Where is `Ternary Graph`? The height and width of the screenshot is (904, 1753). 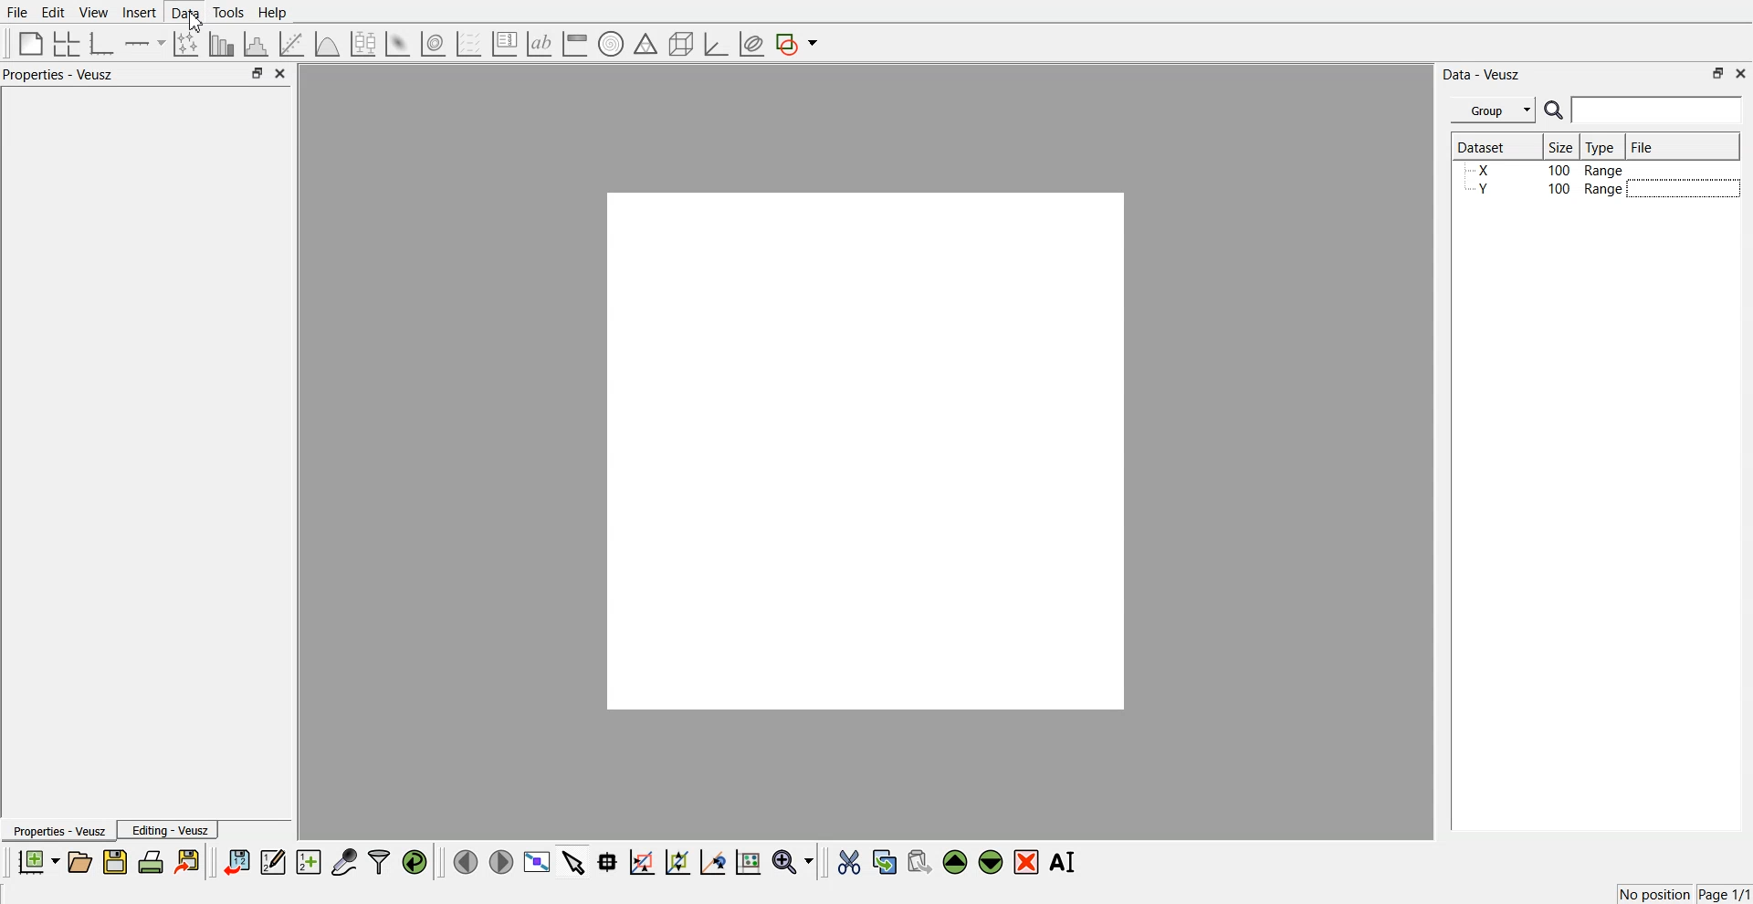 Ternary Graph is located at coordinates (646, 43).